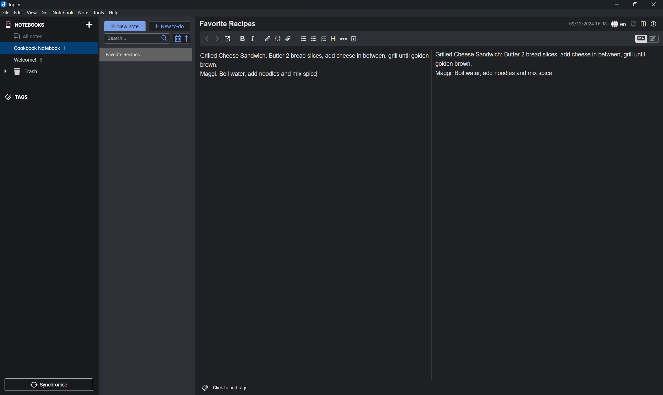 Image resolution: width=663 pixels, height=395 pixels. What do you see at coordinates (259, 74) in the screenshot?
I see `Maggi: Boil water, add noodles and mix spice` at bounding box center [259, 74].